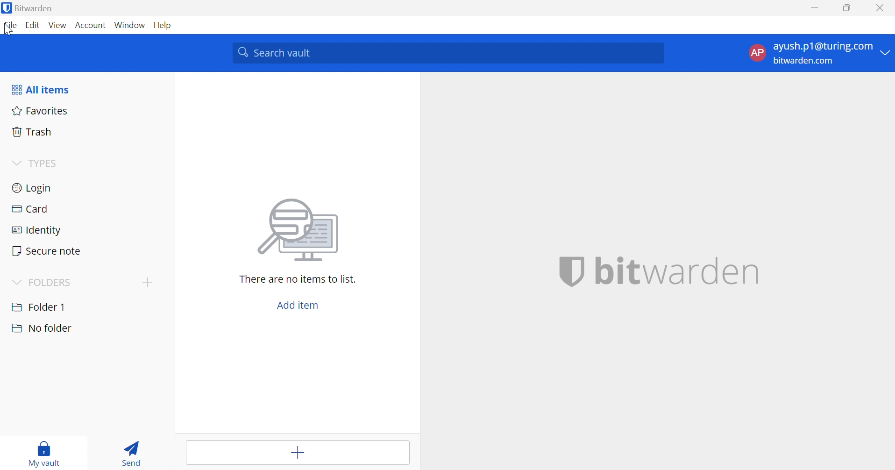 This screenshot has width=895, height=470. Describe the element at coordinates (135, 452) in the screenshot. I see `Send` at that location.